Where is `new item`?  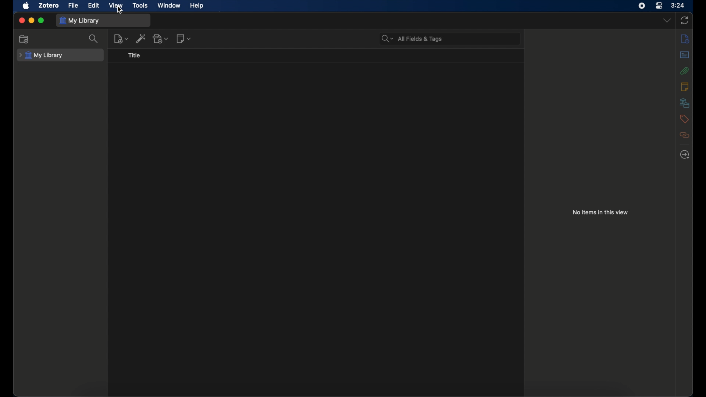 new item is located at coordinates (121, 39).